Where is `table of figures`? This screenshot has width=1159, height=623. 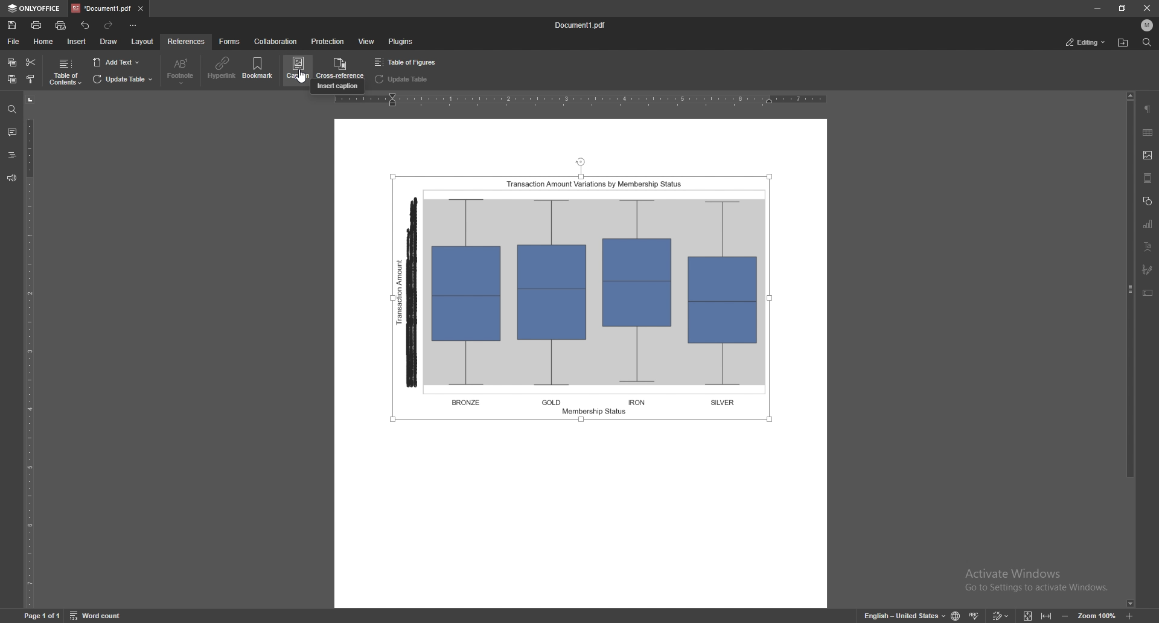 table of figures is located at coordinates (408, 62).